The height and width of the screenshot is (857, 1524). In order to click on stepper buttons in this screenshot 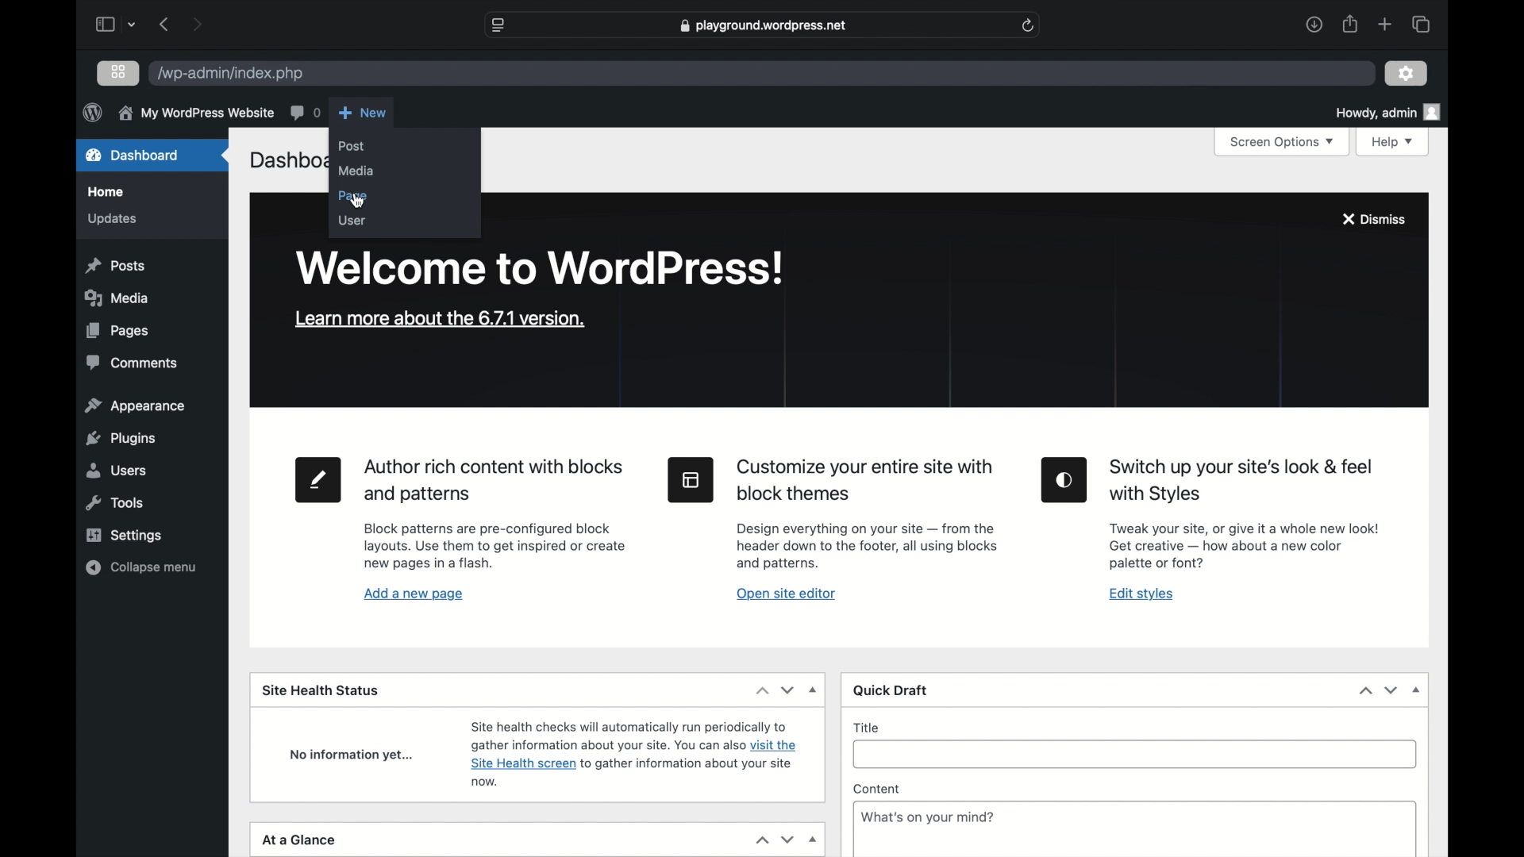, I will do `click(775, 840)`.